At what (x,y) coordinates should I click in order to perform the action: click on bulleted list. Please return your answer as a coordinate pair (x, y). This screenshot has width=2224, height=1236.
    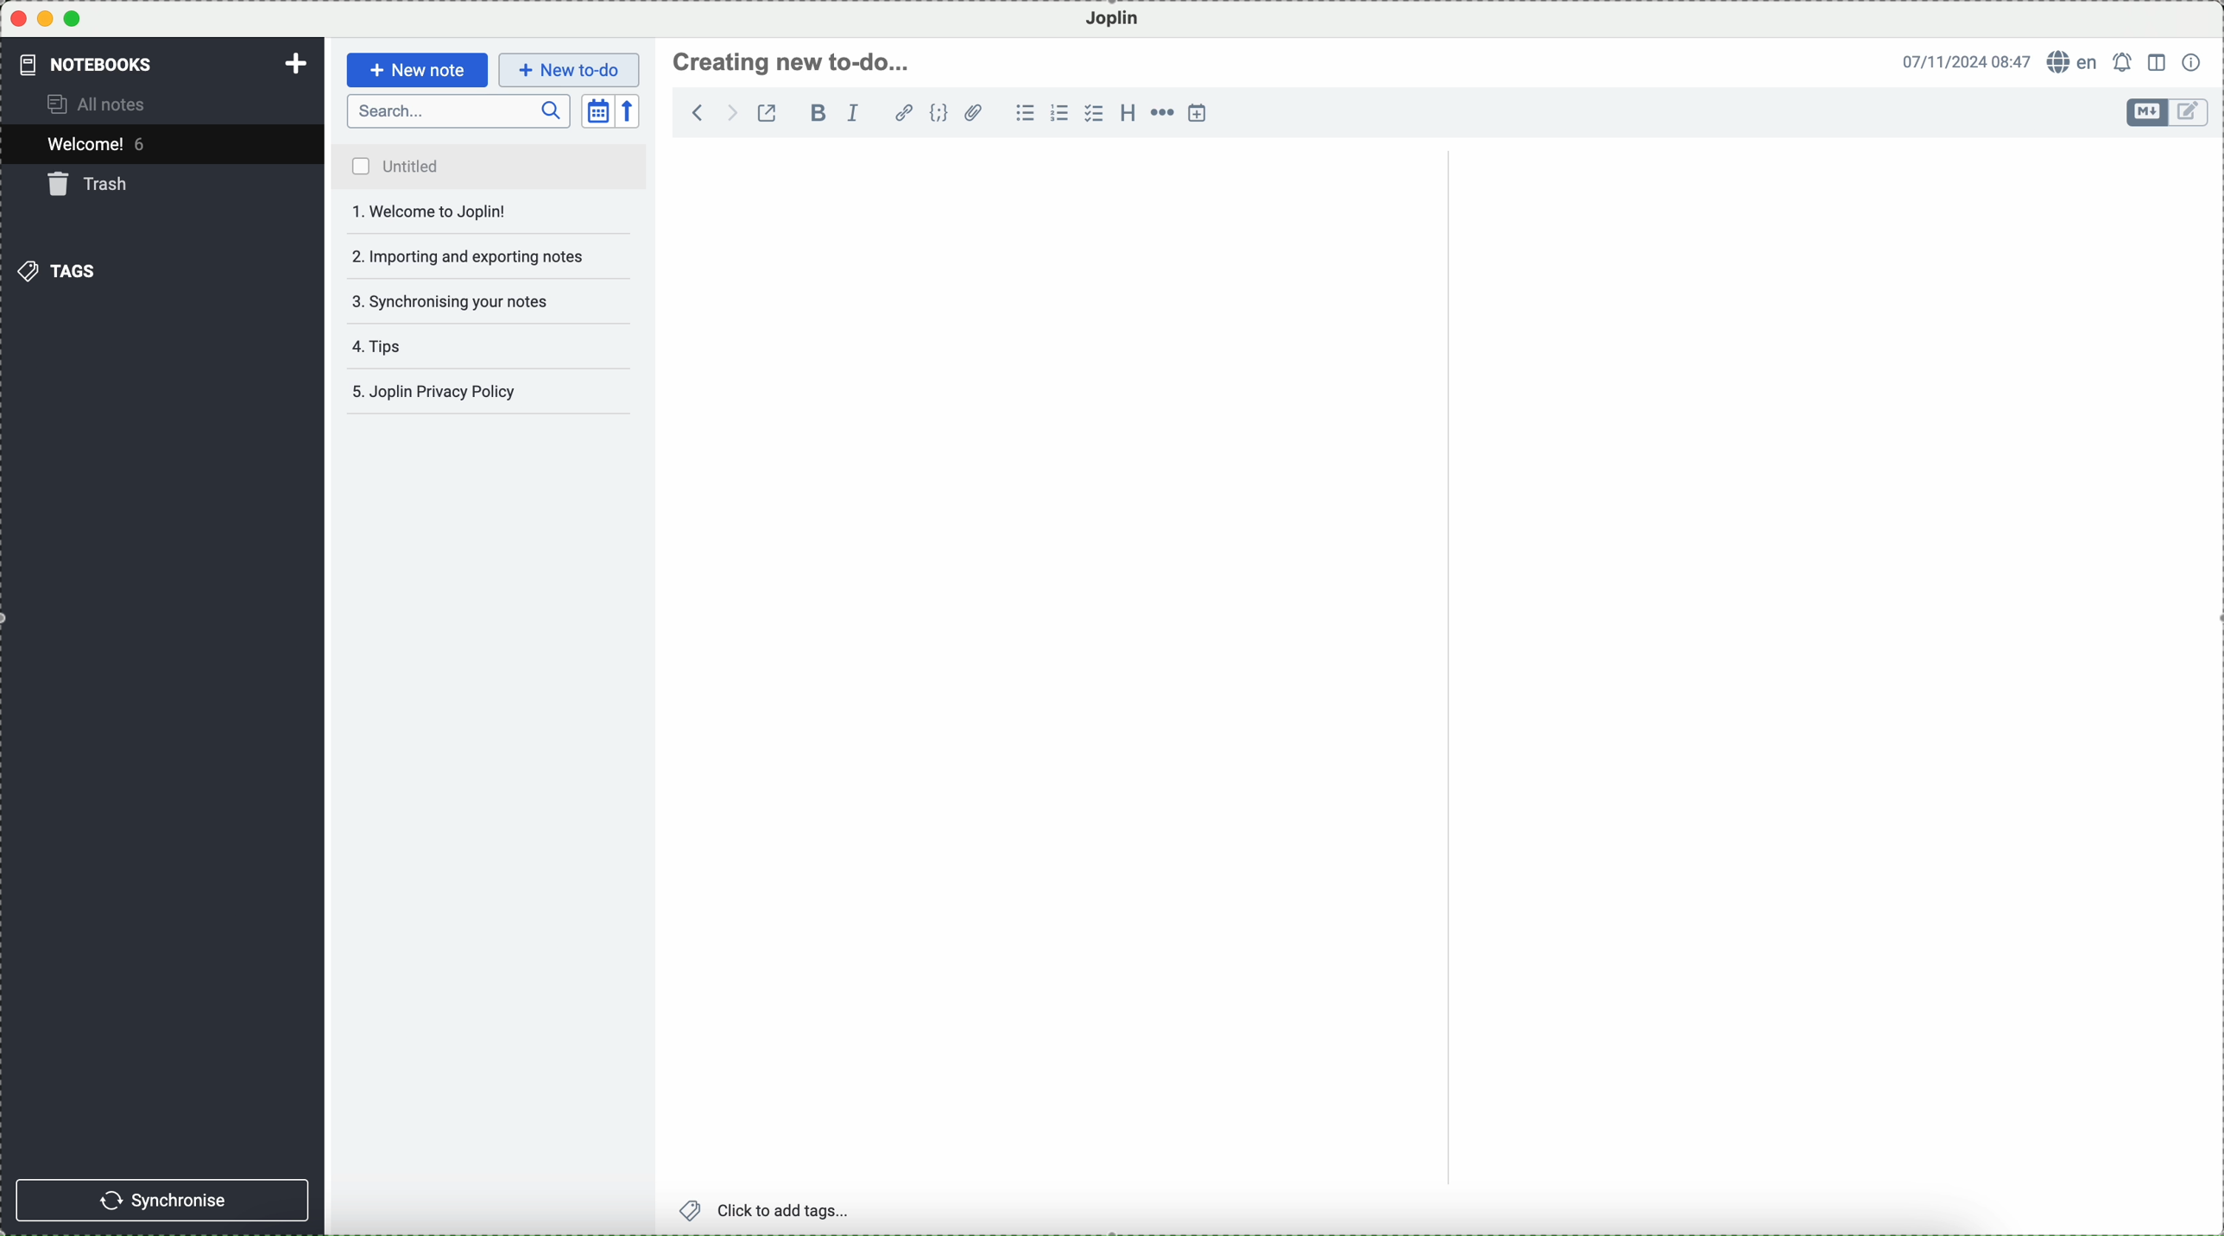
    Looking at the image, I should click on (1025, 113).